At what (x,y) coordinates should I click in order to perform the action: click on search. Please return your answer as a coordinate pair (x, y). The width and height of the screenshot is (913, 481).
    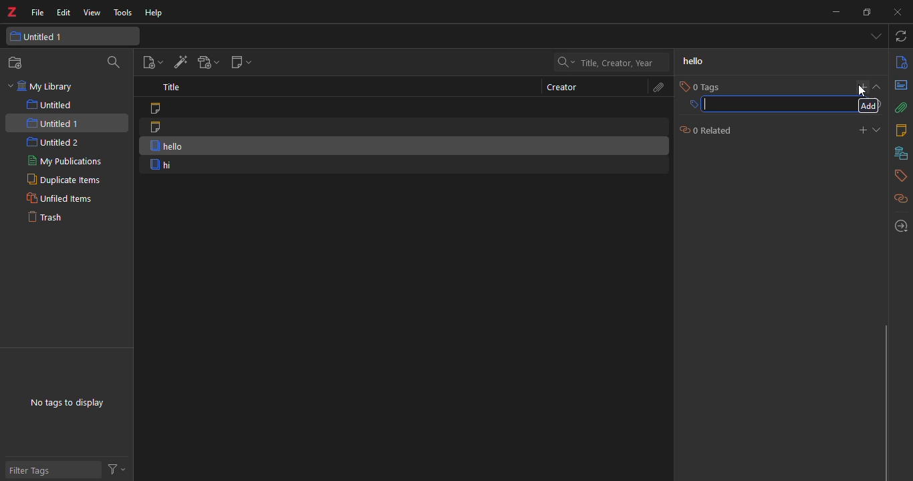
    Looking at the image, I should click on (115, 63).